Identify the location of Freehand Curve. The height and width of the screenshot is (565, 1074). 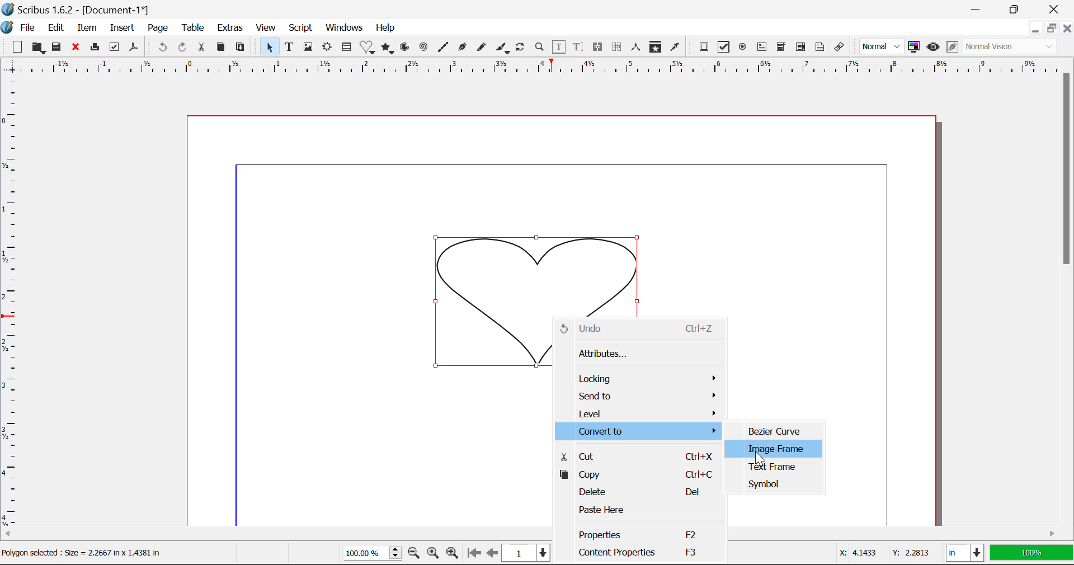
(483, 47).